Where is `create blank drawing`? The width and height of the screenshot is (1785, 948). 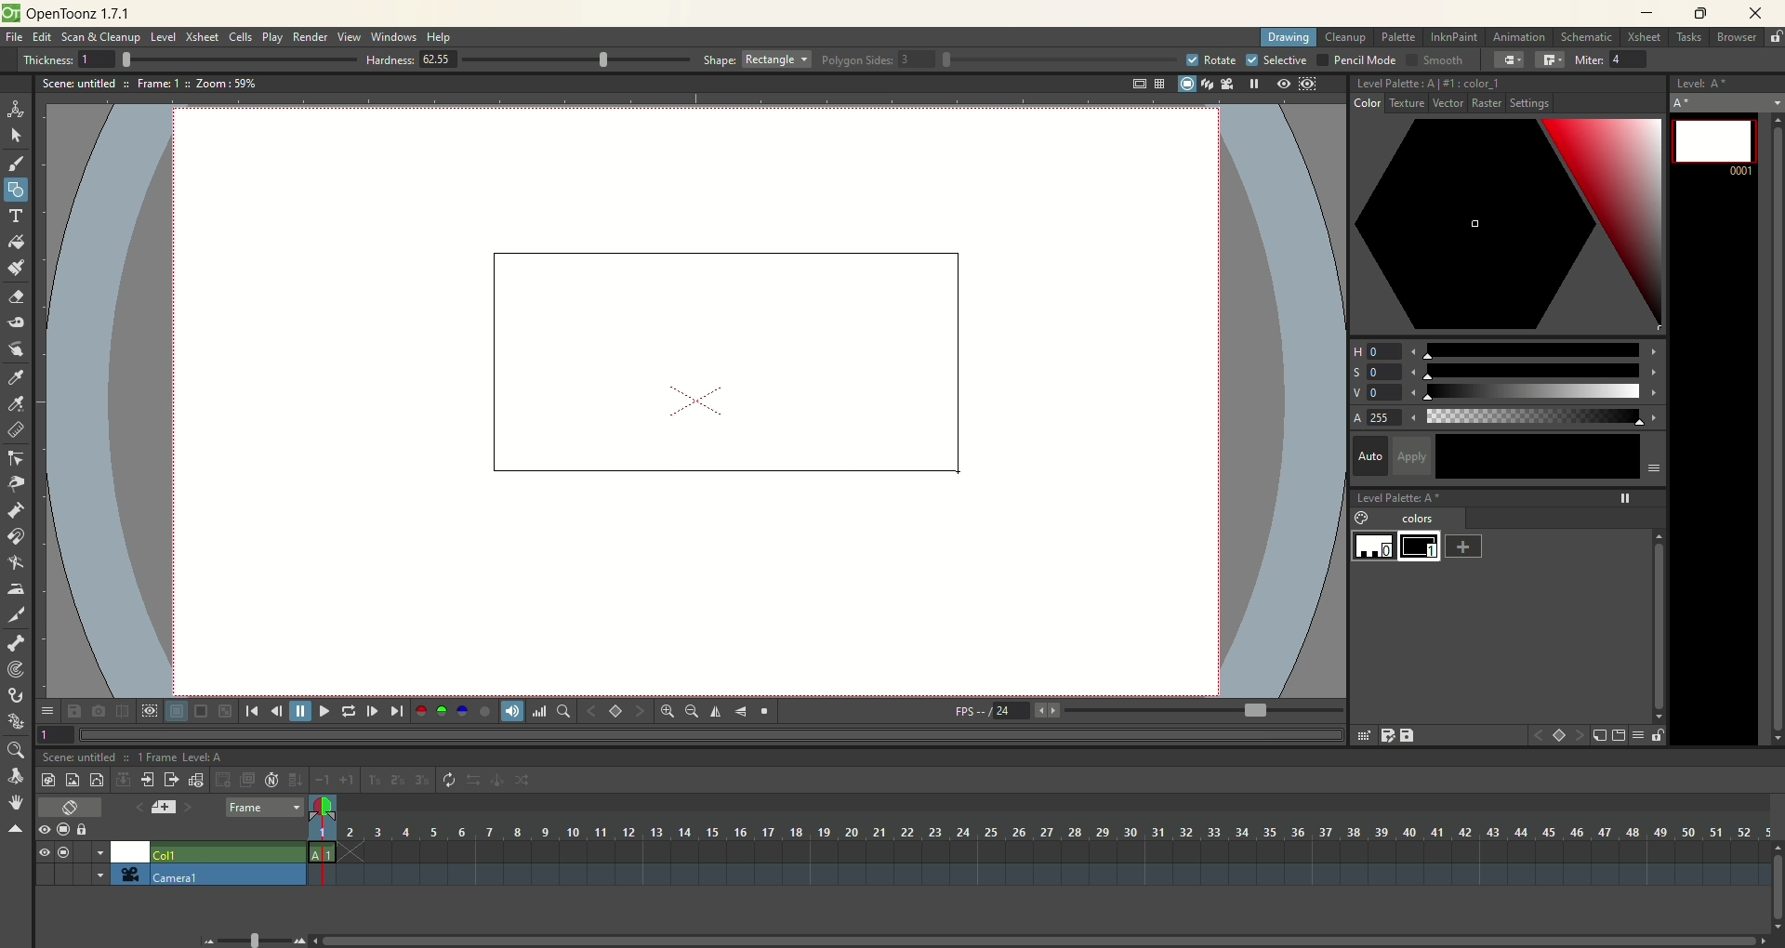
create blank drawing is located at coordinates (225, 780).